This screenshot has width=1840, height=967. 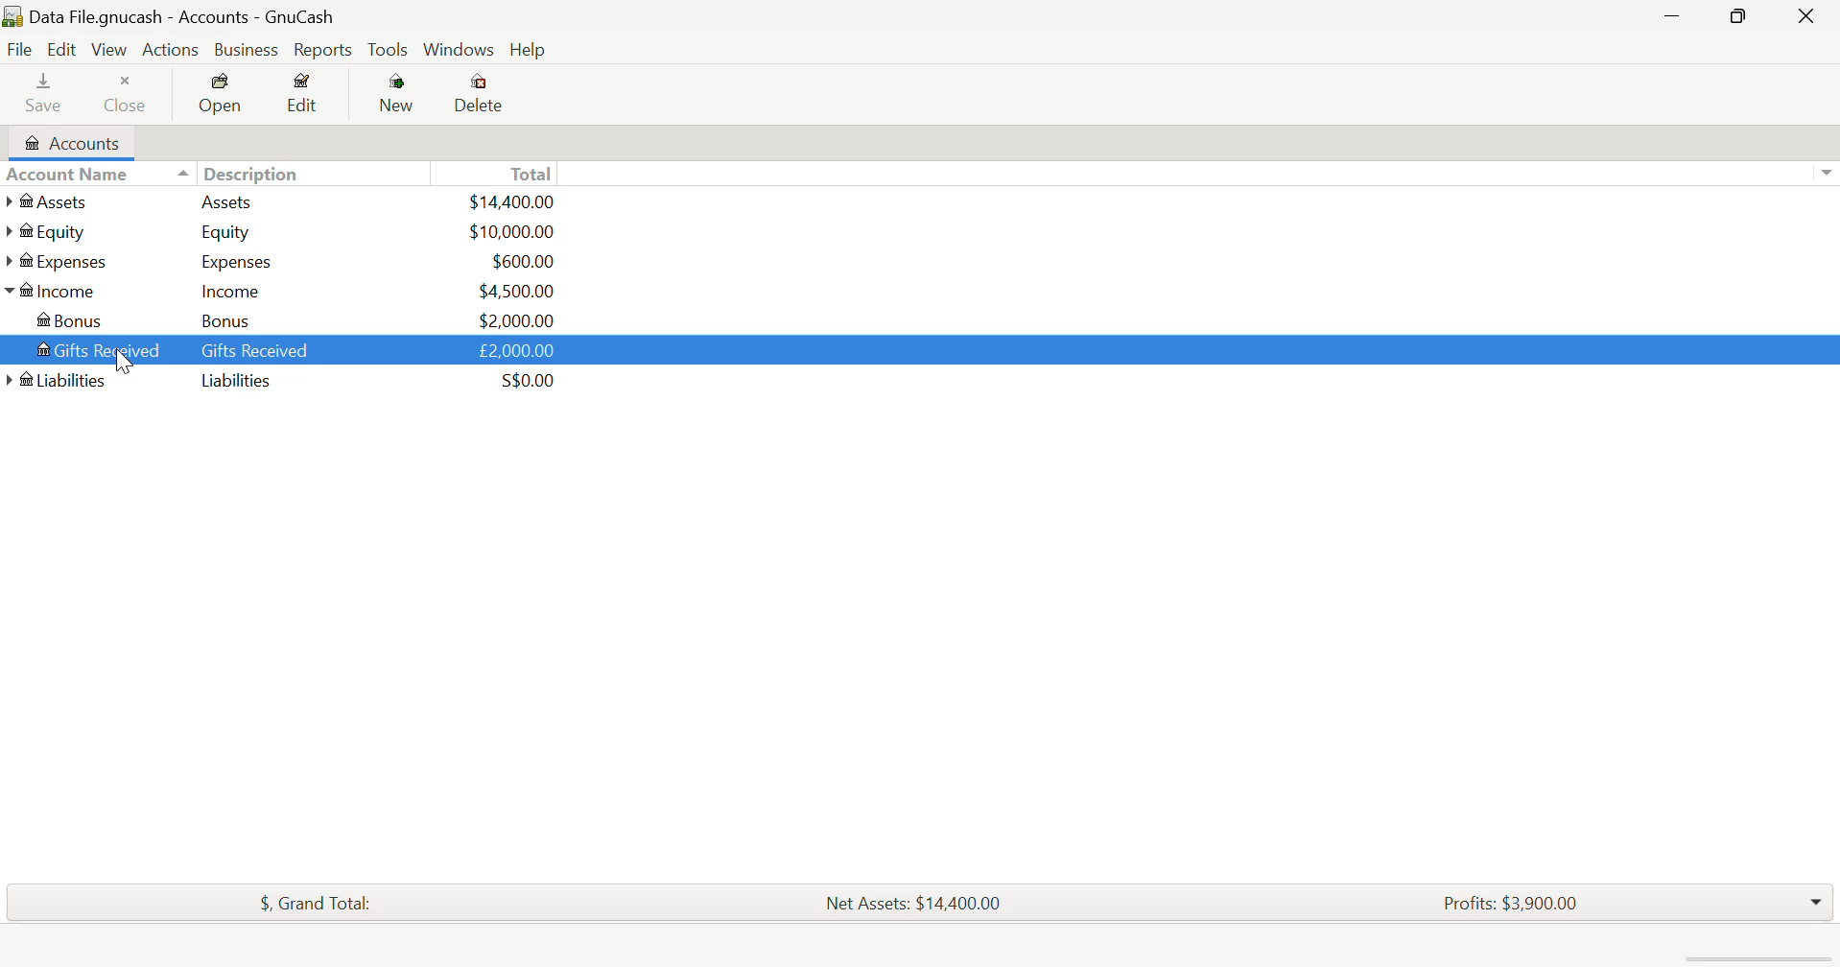 I want to click on USD, so click(x=517, y=260).